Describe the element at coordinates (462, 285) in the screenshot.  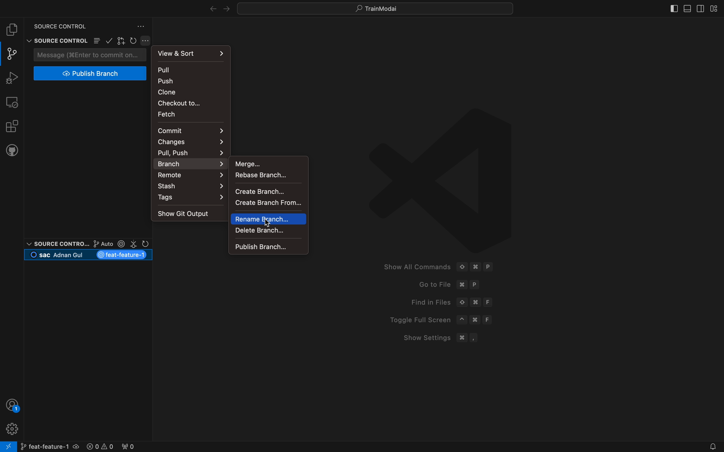
I see `command` at that location.